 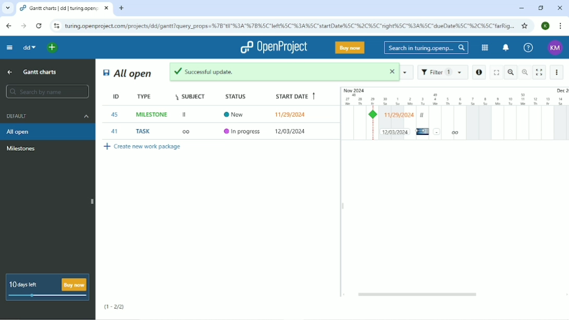 I want to click on Close, so click(x=560, y=8).